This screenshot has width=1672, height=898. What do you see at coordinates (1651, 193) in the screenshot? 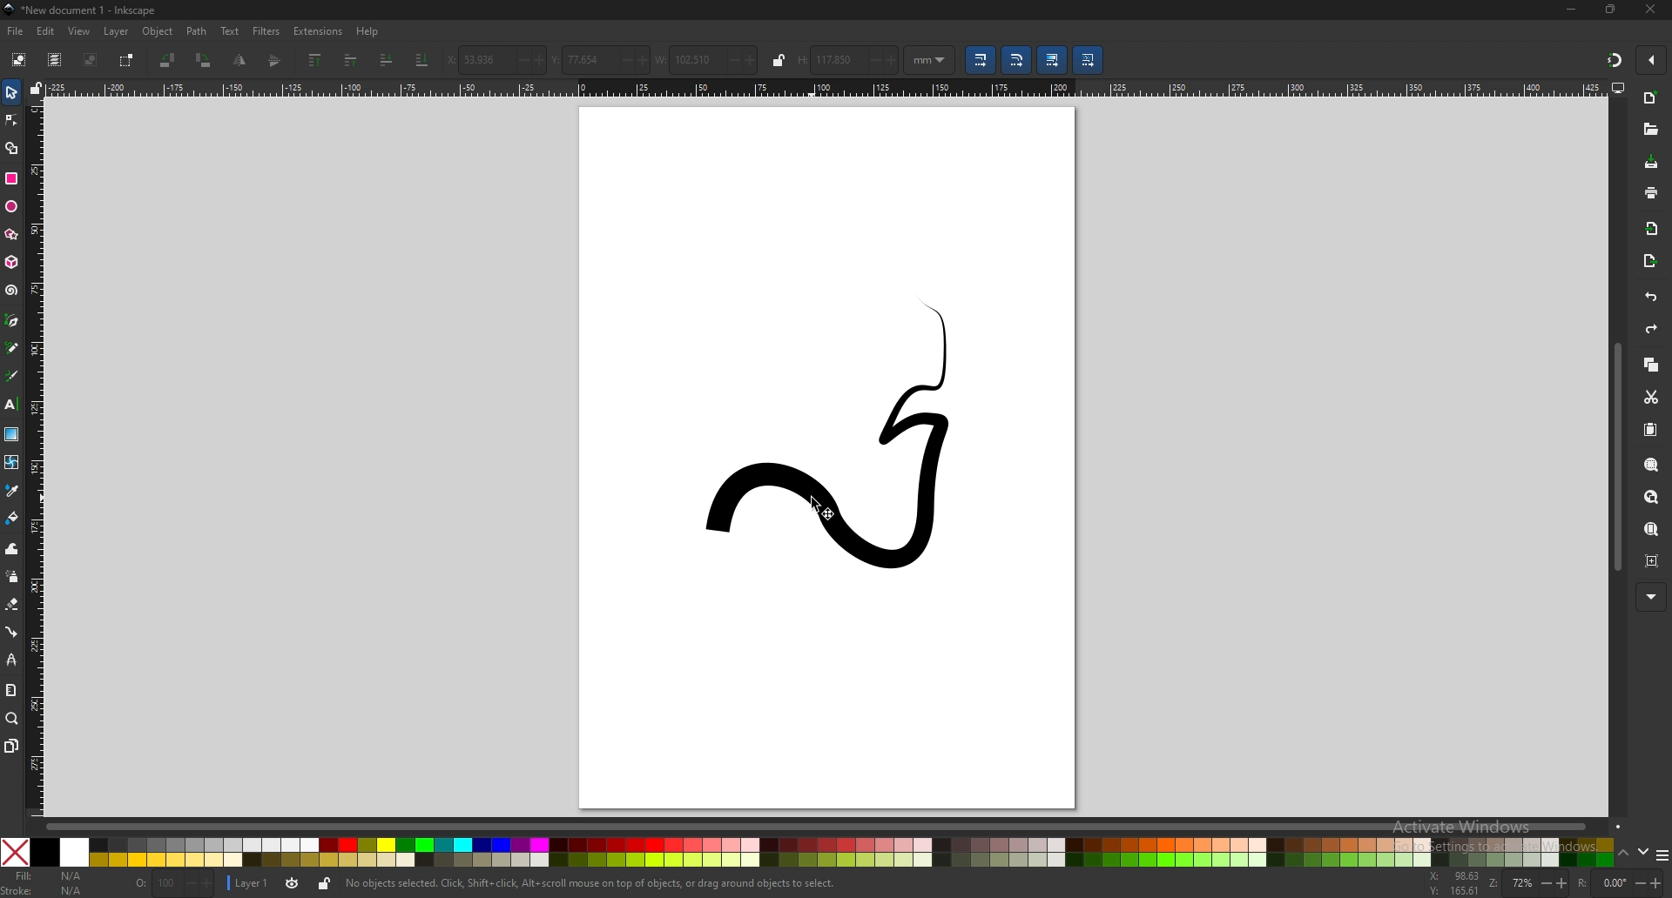
I see `print` at bounding box center [1651, 193].